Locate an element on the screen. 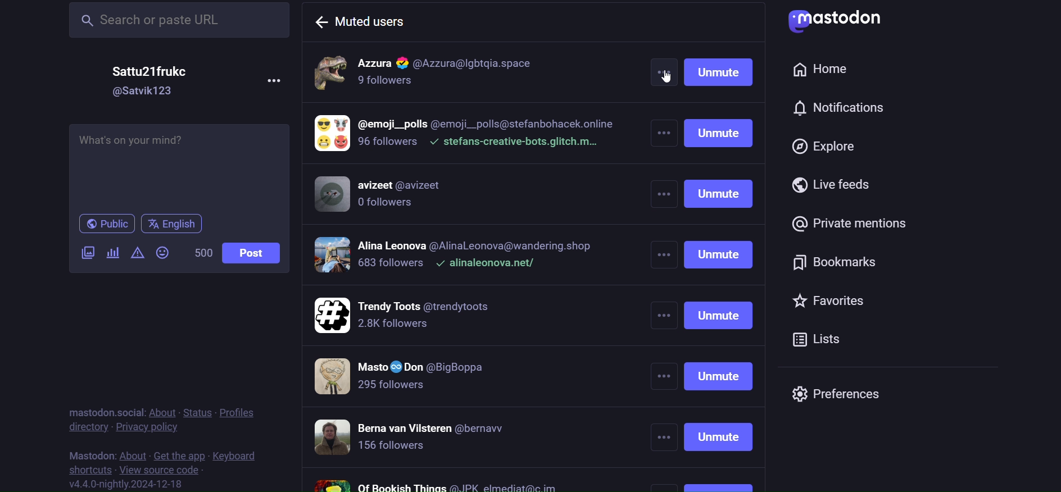  id is located at coordinates (143, 92).